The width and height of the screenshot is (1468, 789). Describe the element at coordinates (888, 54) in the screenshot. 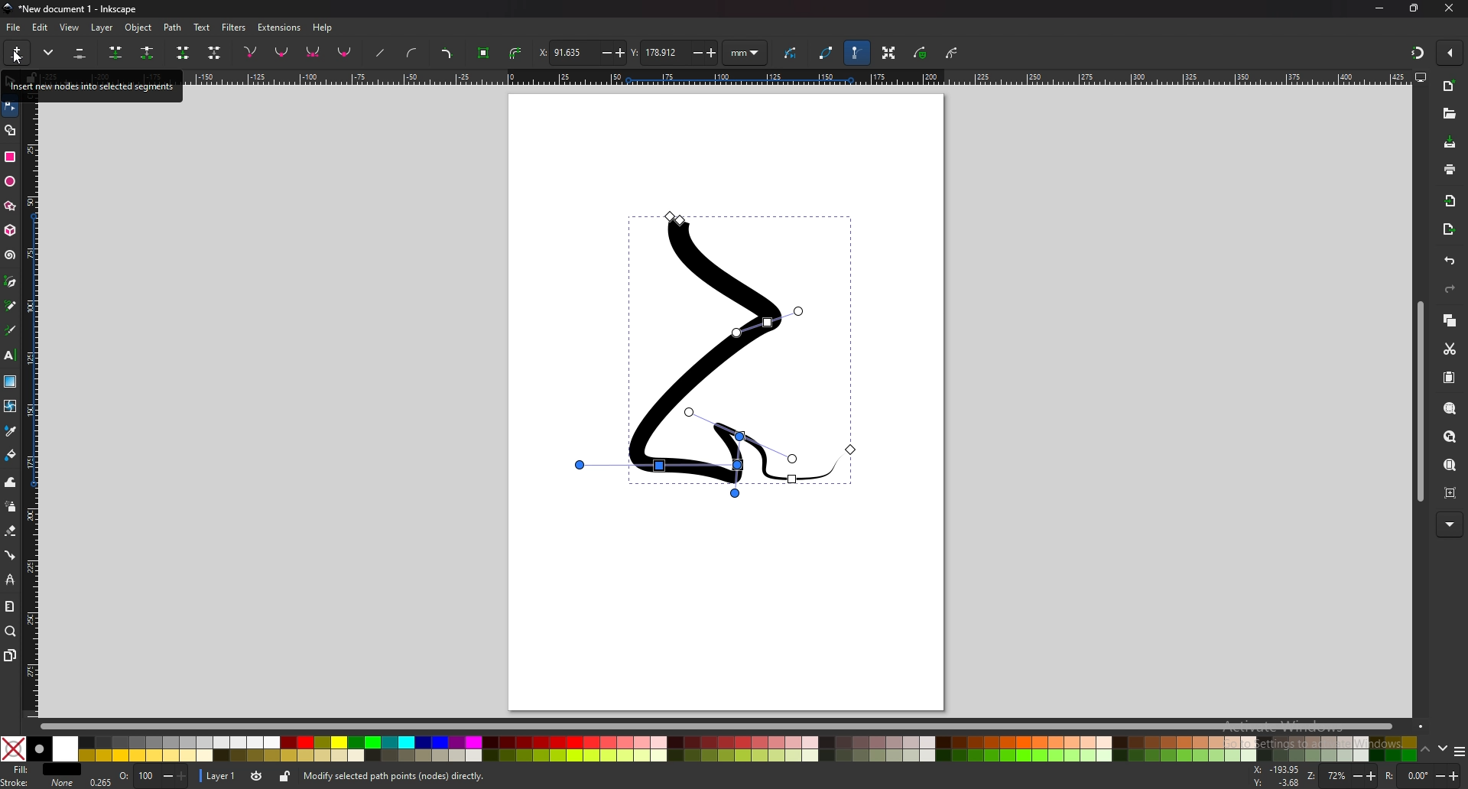

I see `transformation handle` at that location.